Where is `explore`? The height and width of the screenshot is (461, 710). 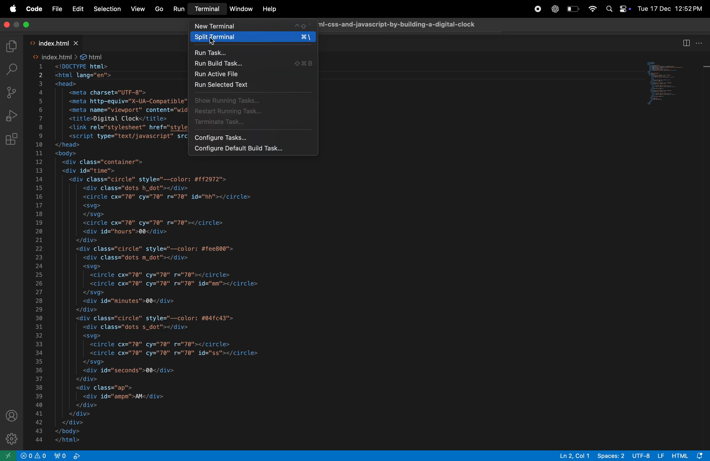 explore is located at coordinates (13, 46).